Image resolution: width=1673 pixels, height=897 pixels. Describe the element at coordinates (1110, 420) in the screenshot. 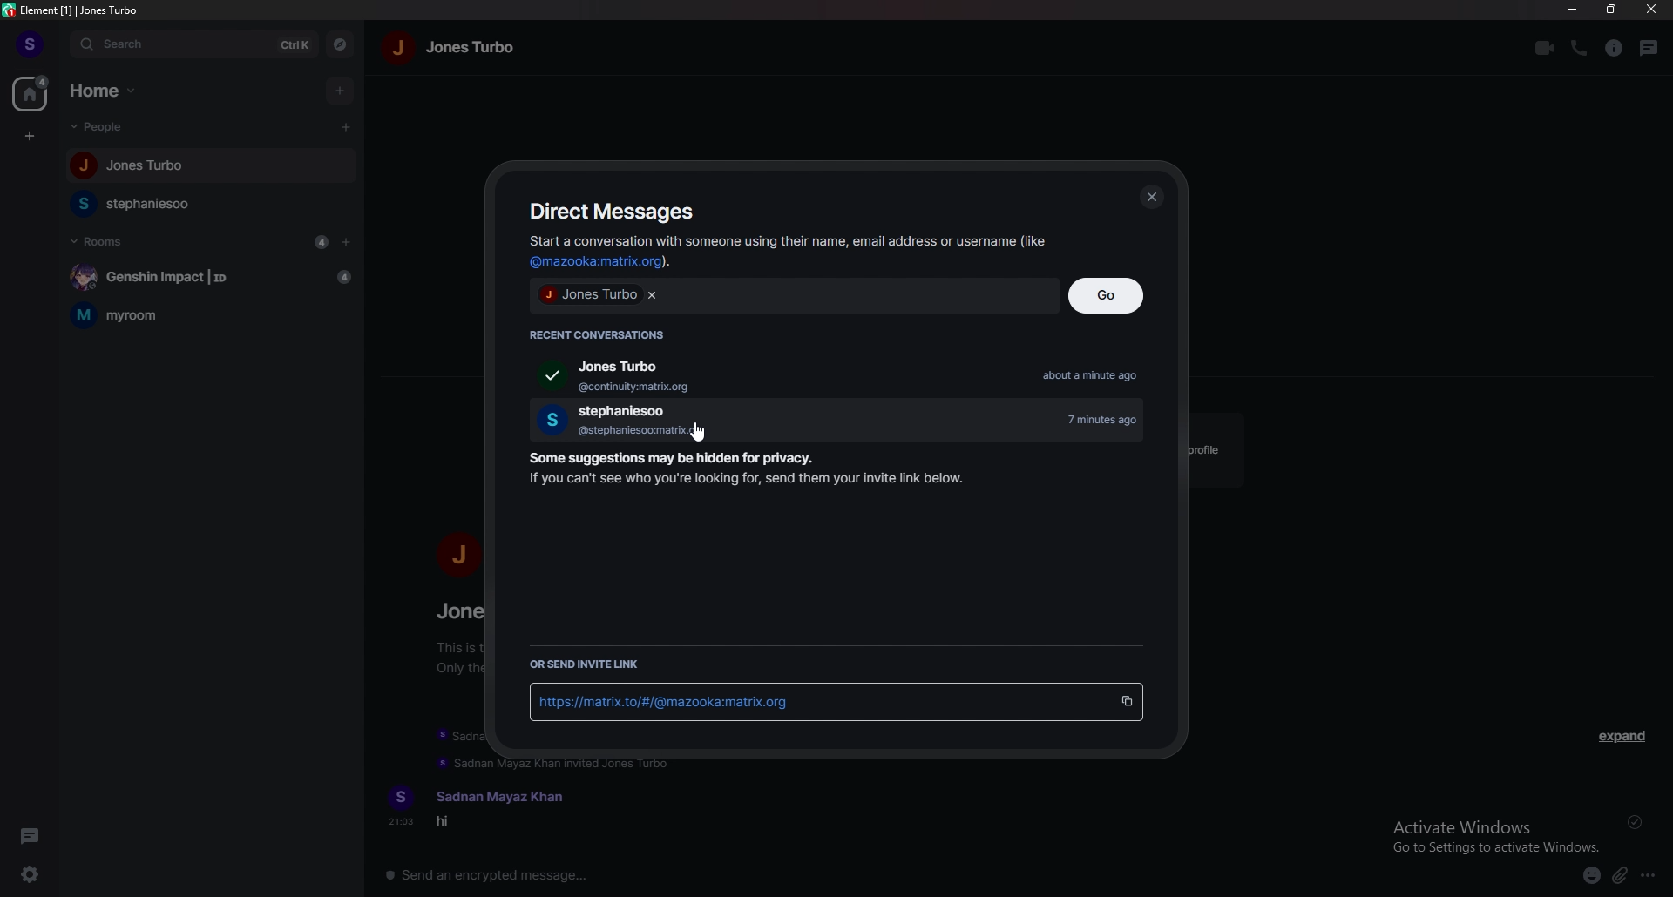

I see `7 minutes ago` at that location.